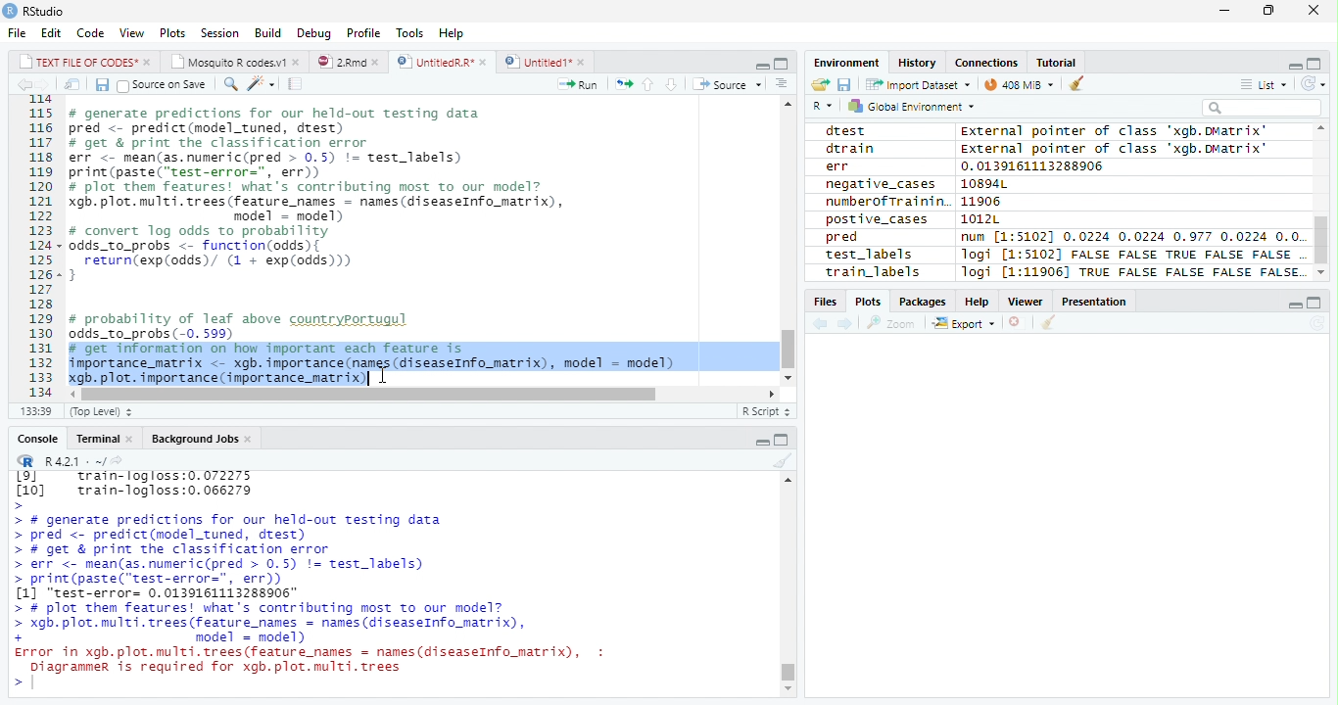 Image resolution: width=1338 pixels, height=705 pixels. Describe the element at coordinates (882, 184) in the screenshot. I see `negative_cases` at that location.